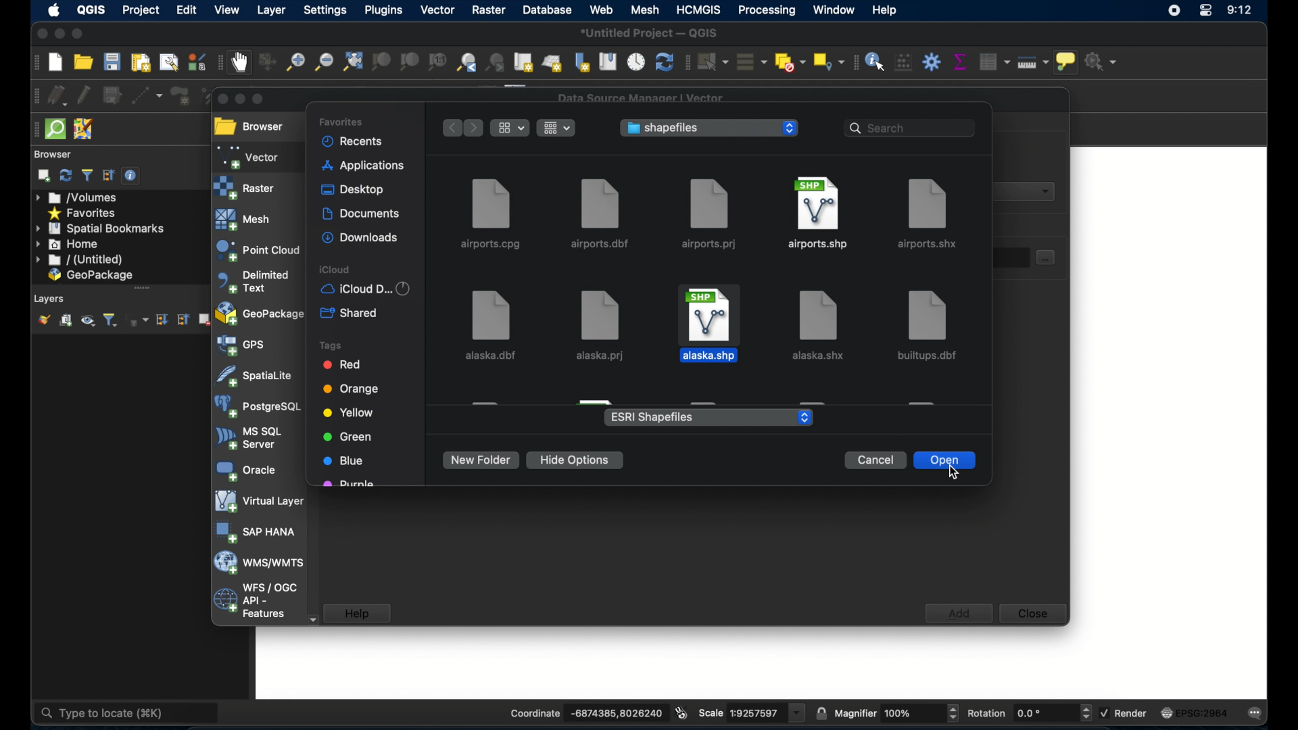  What do you see at coordinates (348, 412) in the screenshot?
I see `yellow` at bounding box center [348, 412].